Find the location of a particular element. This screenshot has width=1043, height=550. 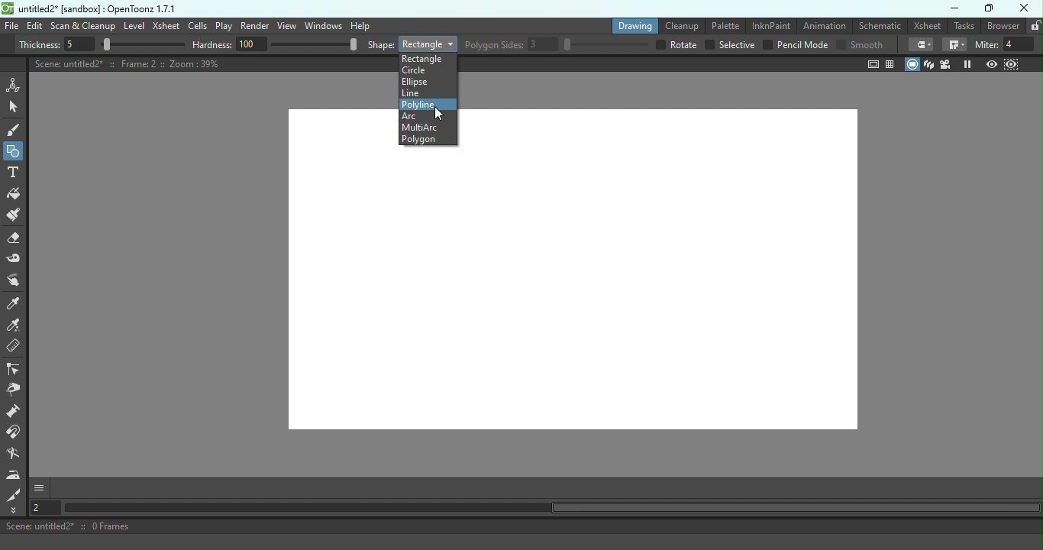

Selective is located at coordinates (730, 45).